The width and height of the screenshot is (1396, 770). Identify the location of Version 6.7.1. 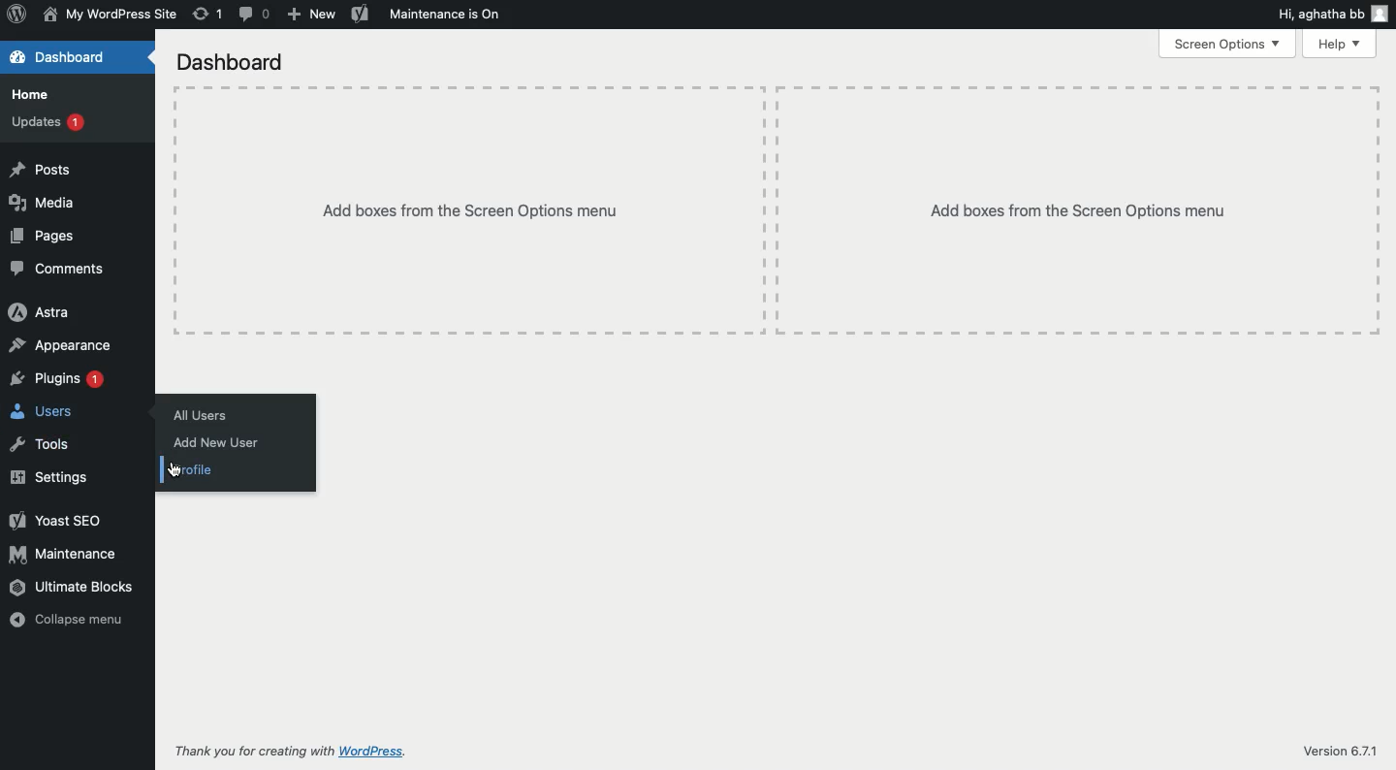
(1339, 750).